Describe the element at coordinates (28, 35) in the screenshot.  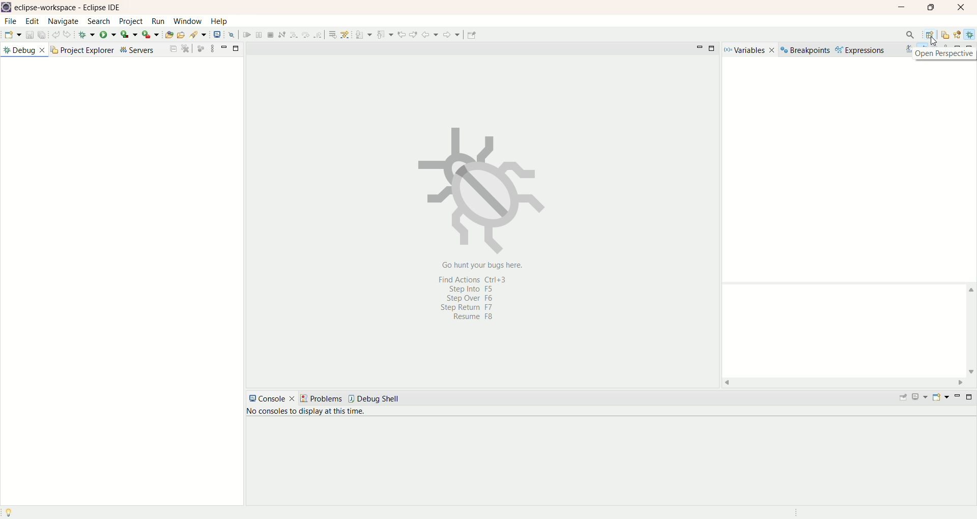
I see `save` at that location.